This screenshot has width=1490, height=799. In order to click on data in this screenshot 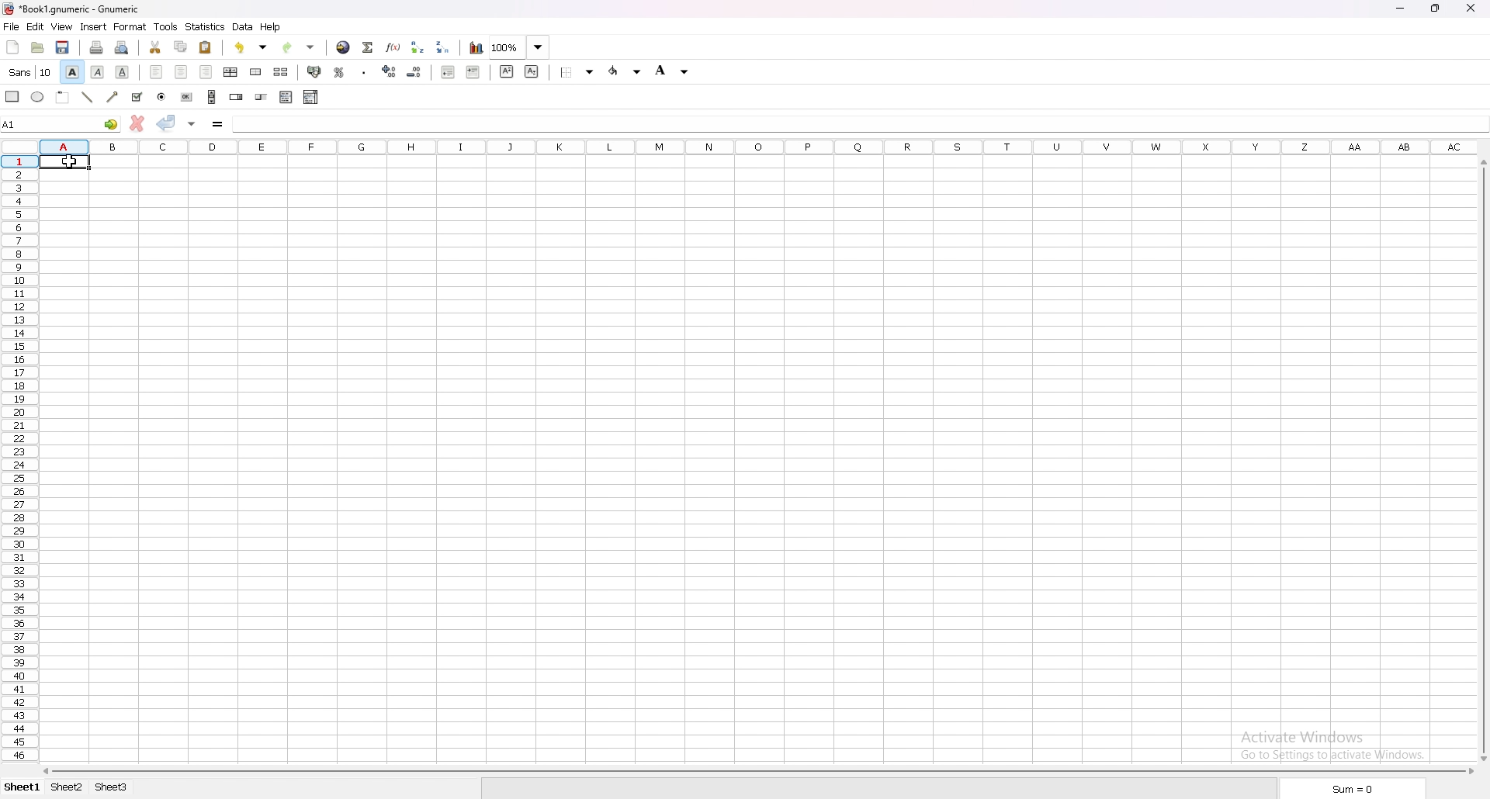, I will do `click(242, 26)`.